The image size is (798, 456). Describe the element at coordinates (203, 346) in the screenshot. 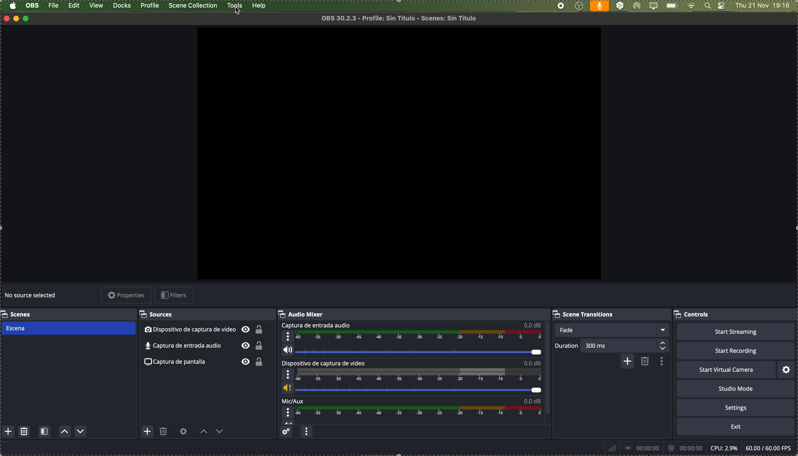

I see `audio input capture` at that location.